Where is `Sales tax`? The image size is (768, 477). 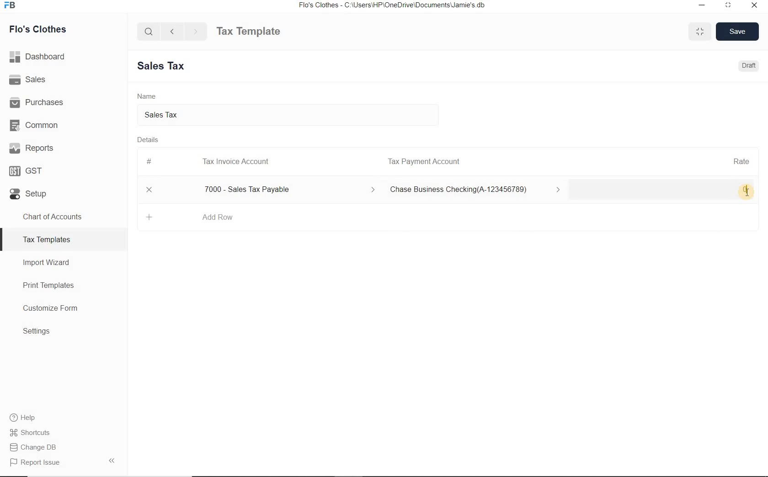
Sales tax is located at coordinates (288, 116).